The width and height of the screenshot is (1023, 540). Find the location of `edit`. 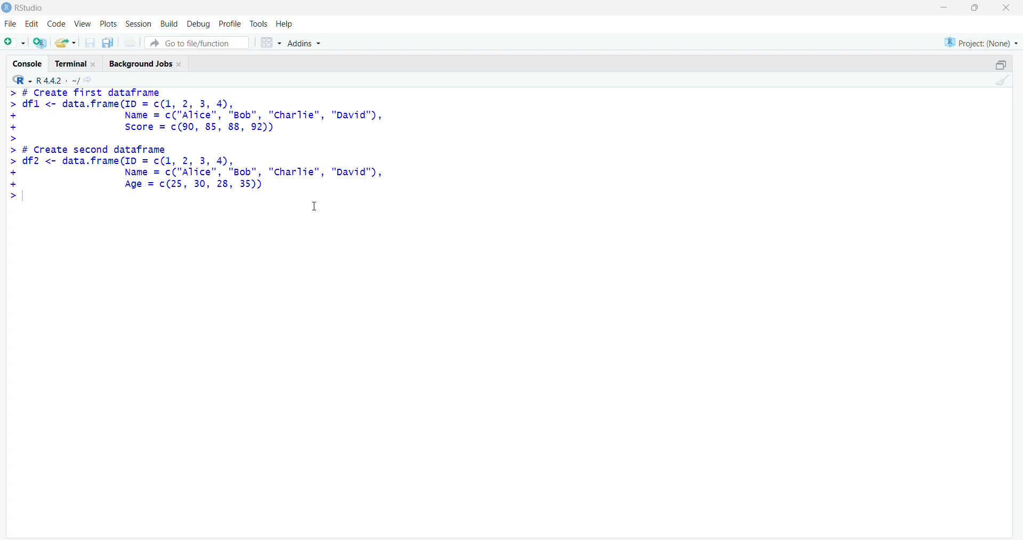

edit is located at coordinates (32, 24).